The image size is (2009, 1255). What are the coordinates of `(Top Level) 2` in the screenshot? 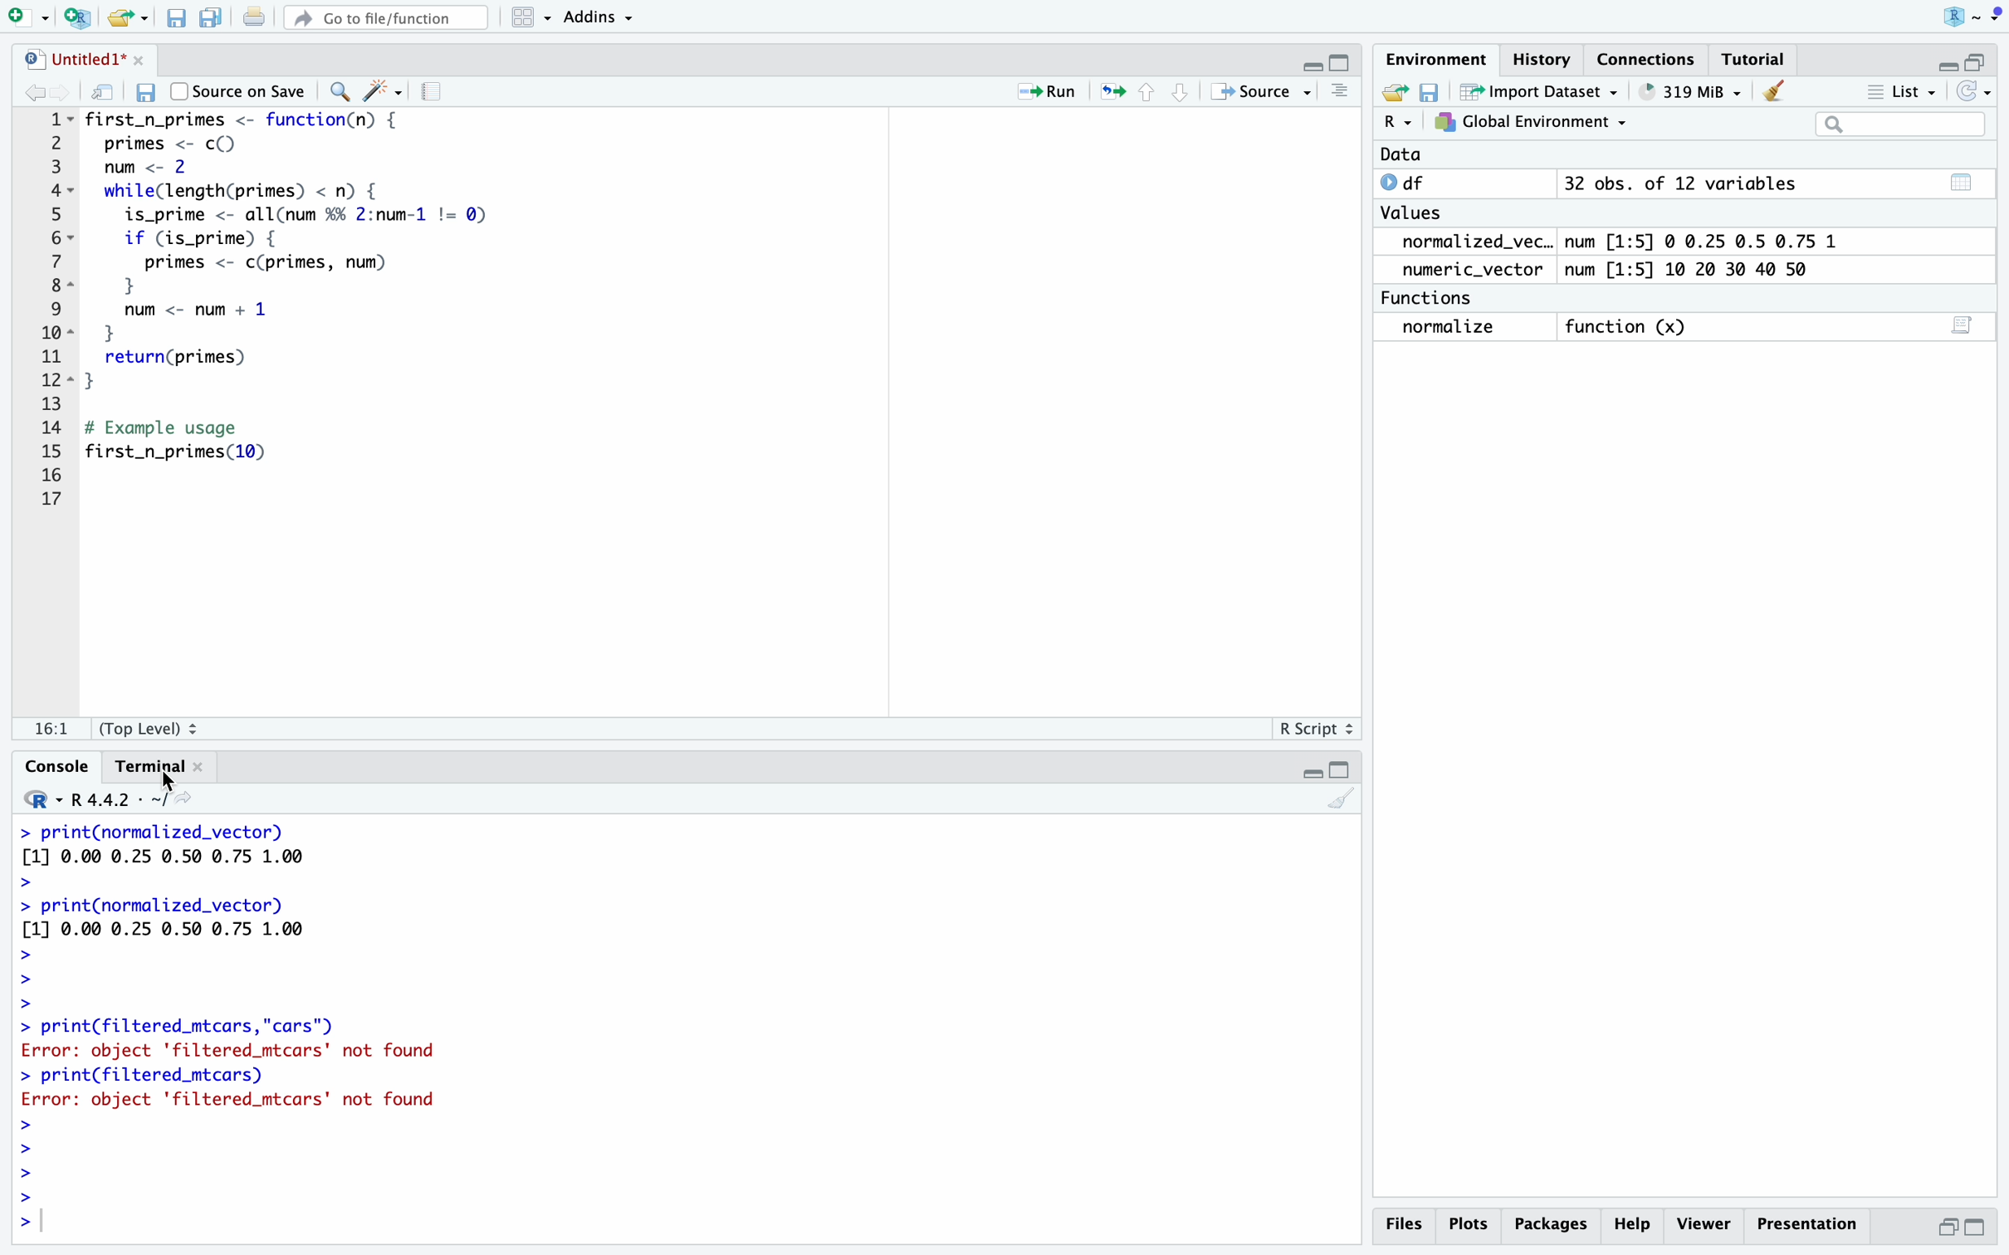 It's located at (166, 724).